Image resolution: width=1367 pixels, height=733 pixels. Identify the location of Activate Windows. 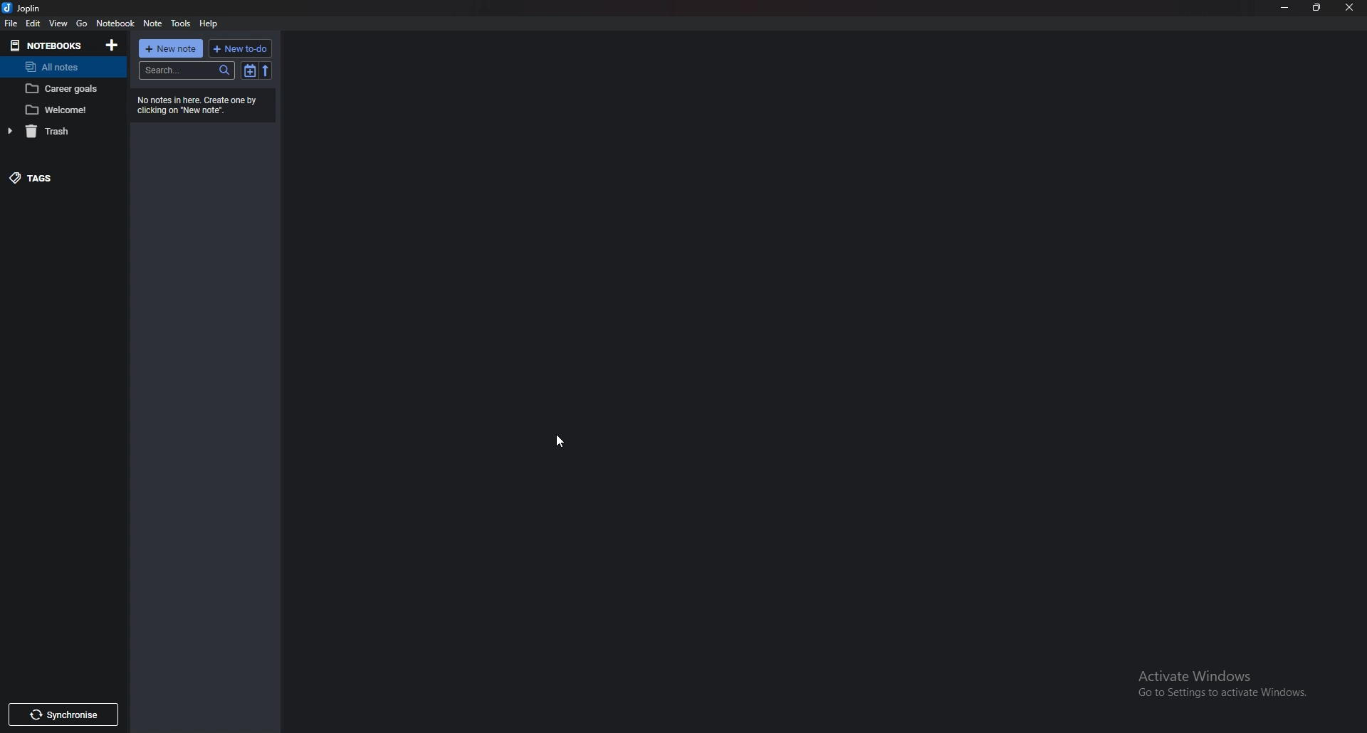
(1216, 683).